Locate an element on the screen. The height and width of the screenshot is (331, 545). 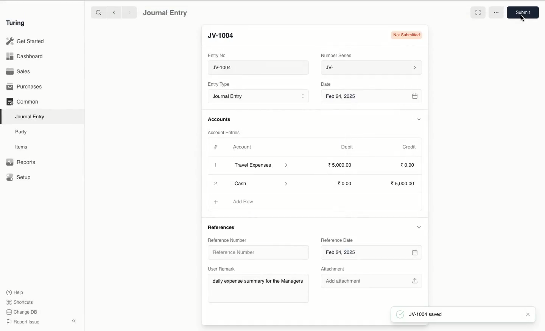
Add Row is located at coordinates (244, 201).